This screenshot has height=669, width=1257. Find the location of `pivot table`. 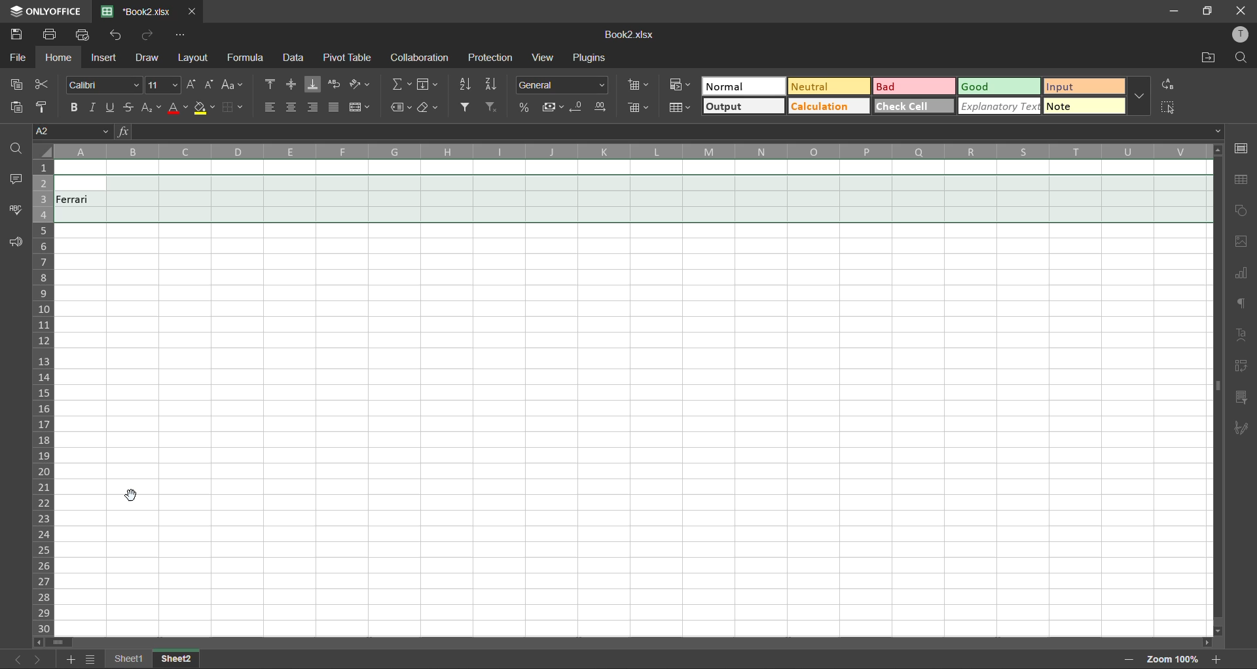

pivot table is located at coordinates (1241, 366).